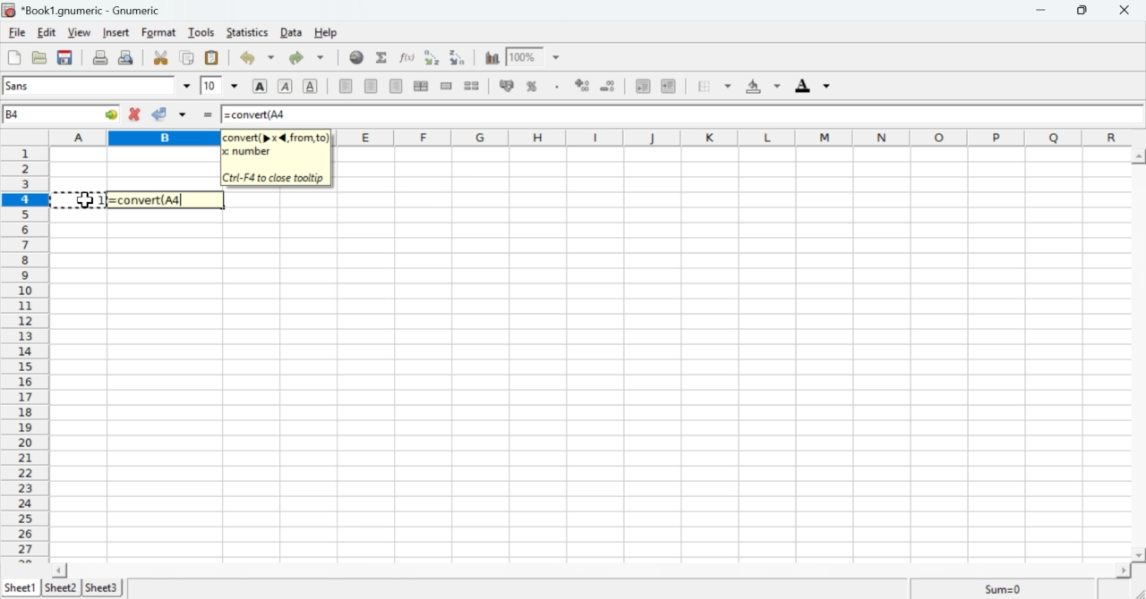 The width and height of the screenshot is (1146, 599). What do you see at coordinates (592, 136) in the screenshot?
I see `Alphabets row` at bounding box center [592, 136].